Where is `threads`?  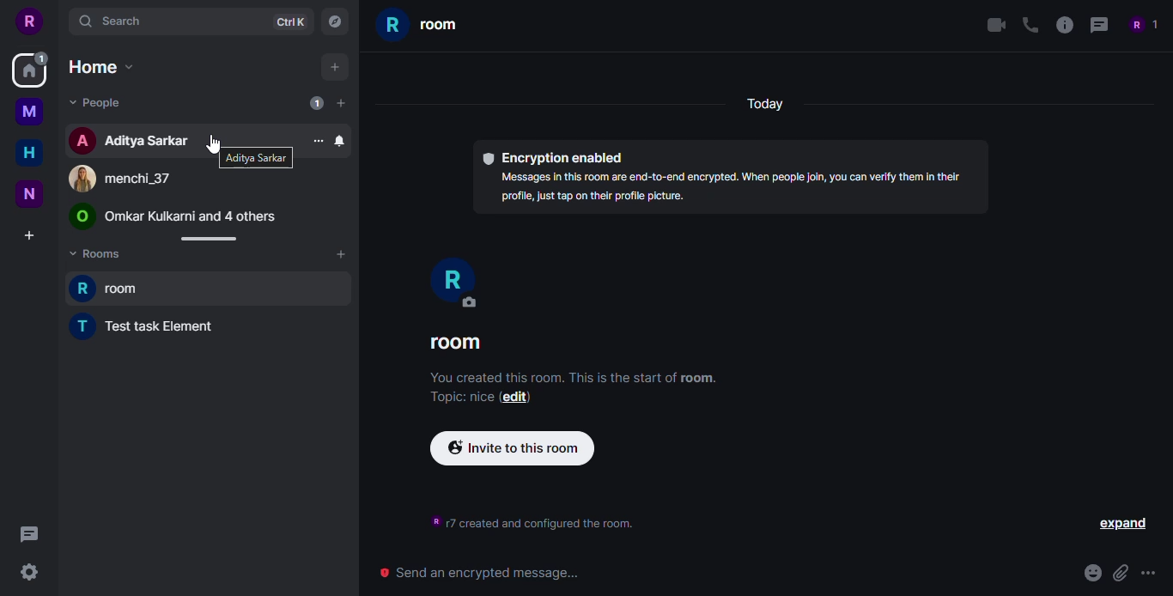
threads is located at coordinates (28, 535).